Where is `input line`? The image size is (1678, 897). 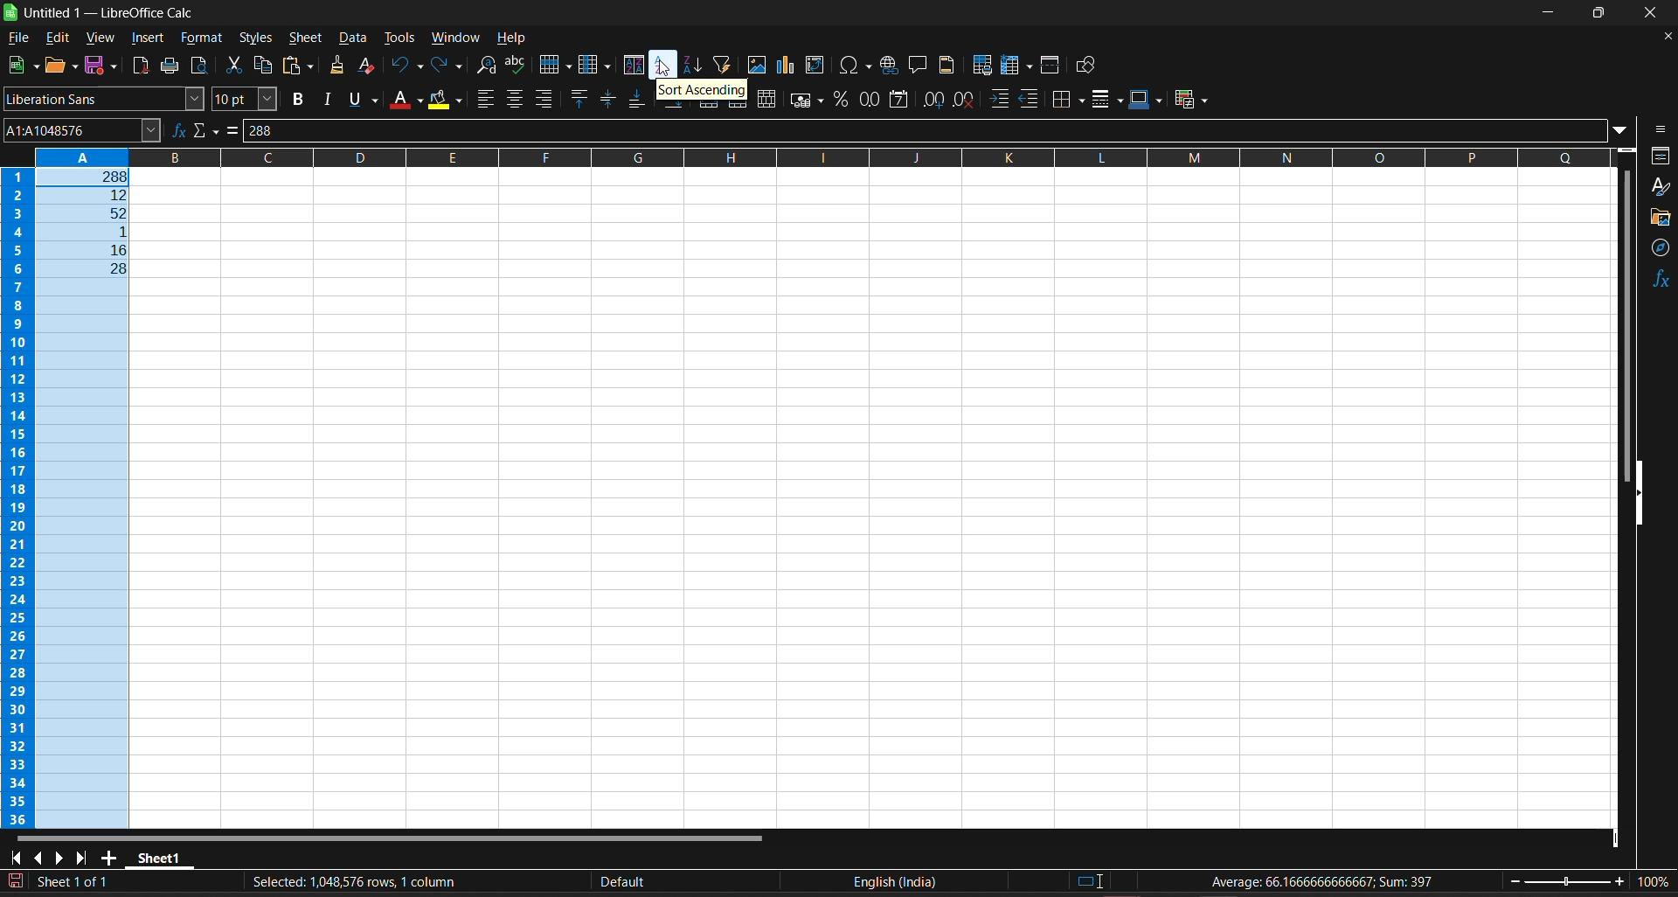
input line is located at coordinates (933, 131).